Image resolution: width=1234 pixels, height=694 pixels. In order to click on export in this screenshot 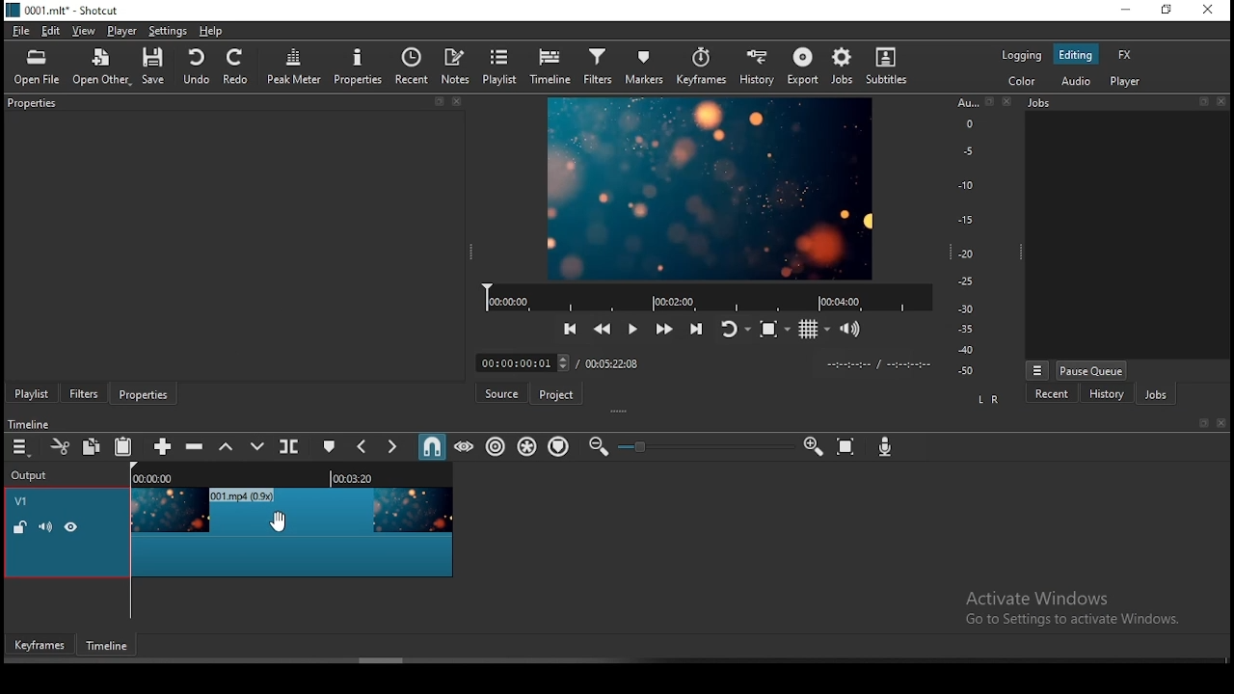, I will do `click(799, 67)`.